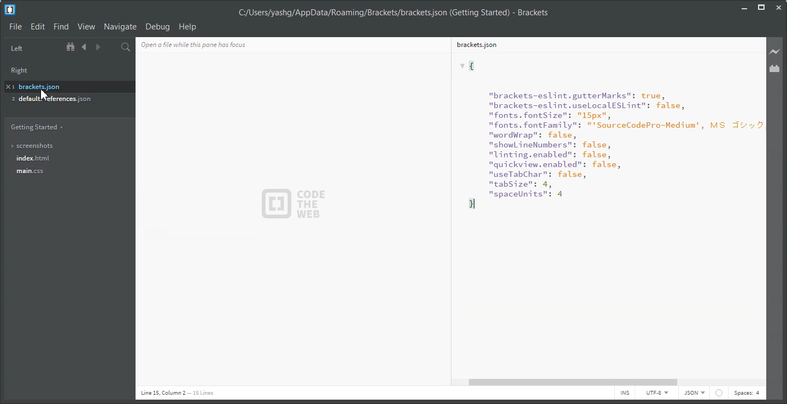  I want to click on HTML, so click(694, 394).